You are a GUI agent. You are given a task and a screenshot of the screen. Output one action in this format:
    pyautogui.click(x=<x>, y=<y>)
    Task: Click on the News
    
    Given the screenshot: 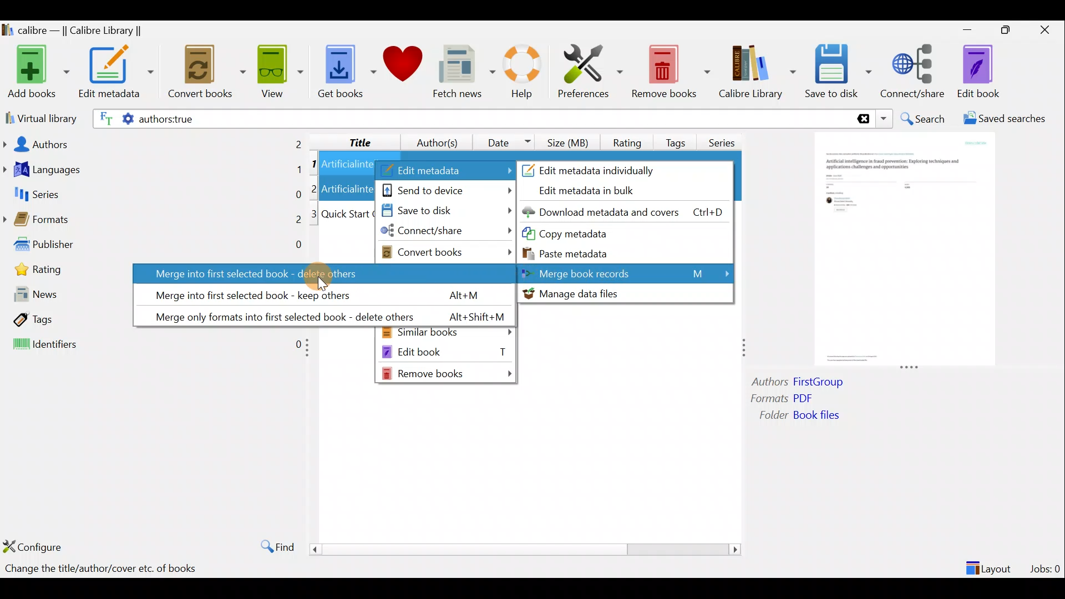 What is the action you would take?
    pyautogui.click(x=64, y=297)
    